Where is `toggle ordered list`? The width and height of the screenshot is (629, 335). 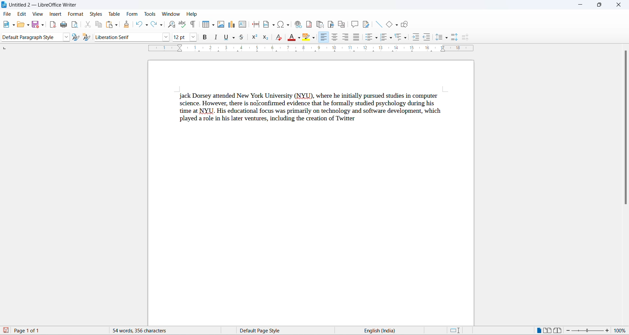 toggle ordered list is located at coordinates (384, 39).